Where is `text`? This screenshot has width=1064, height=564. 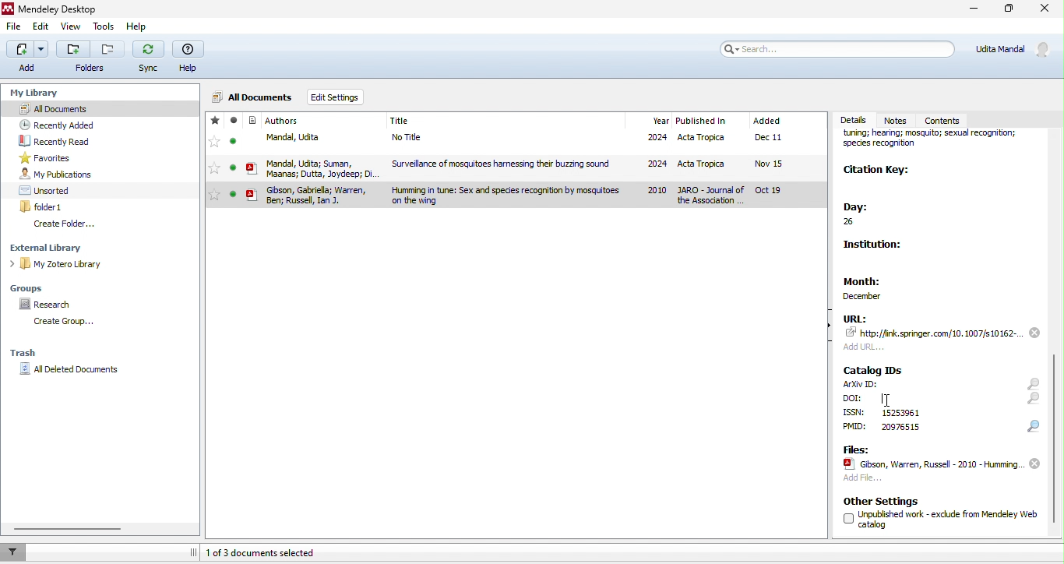 text is located at coordinates (900, 412).